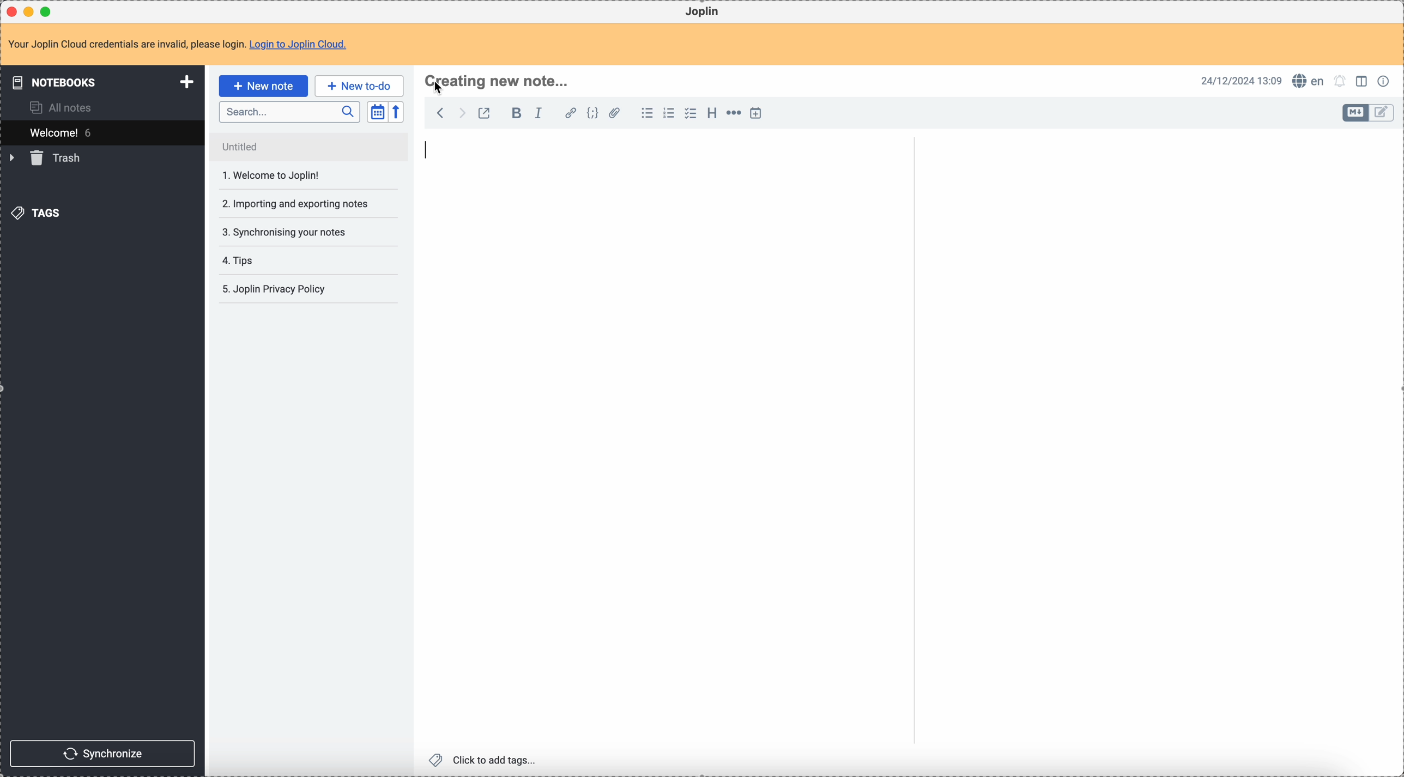 This screenshot has height=777, width=1404. I want to click on date and hour, so click(1242, 80).